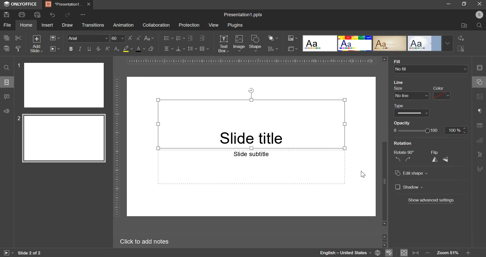 This screenshot has width=486, height=257. I want to click on close, so click(89, 4).